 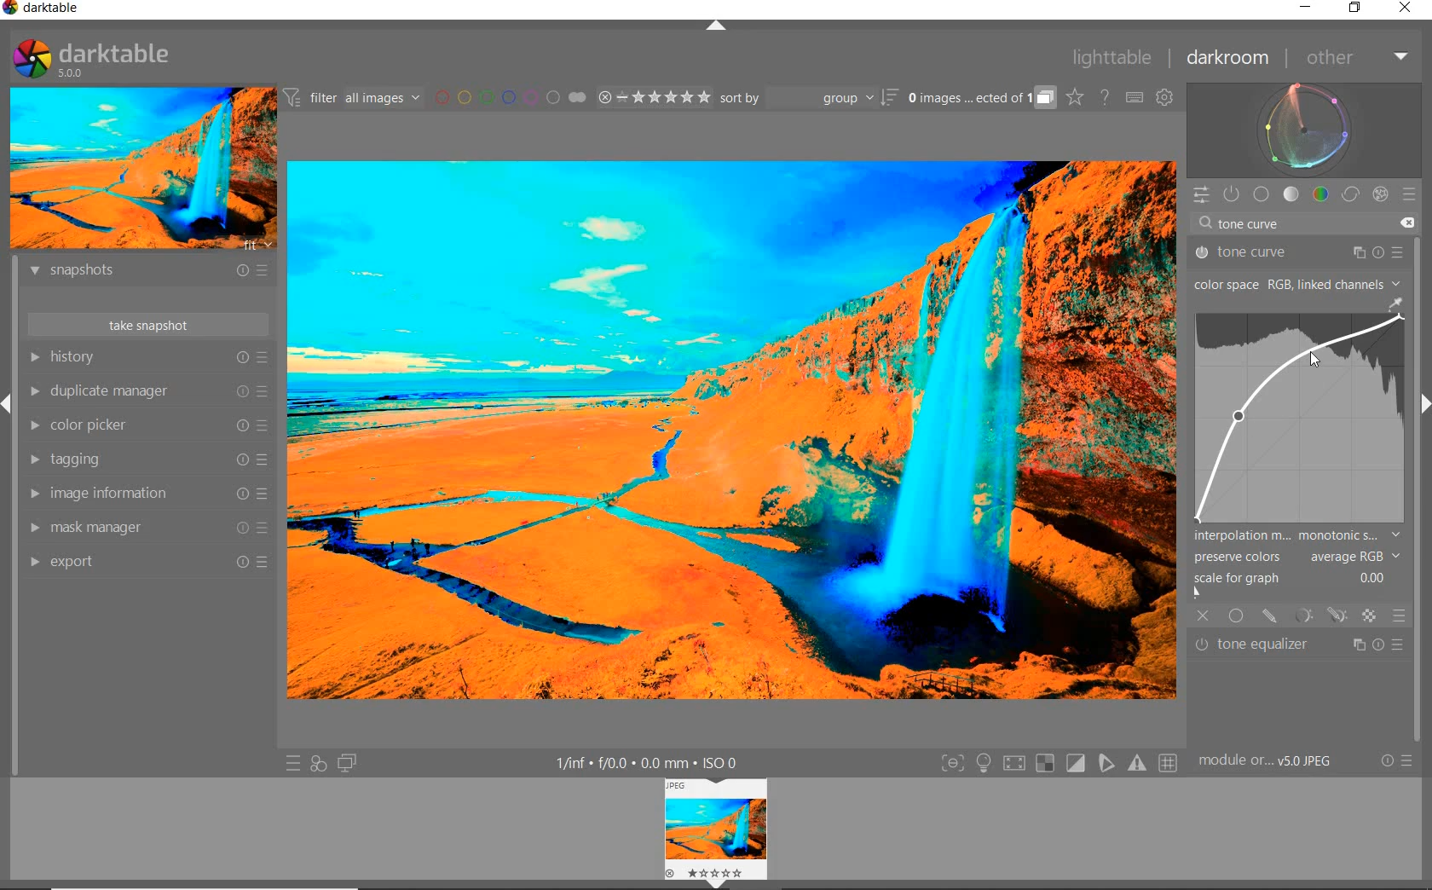 I want to click on EXPAND GROUPED IMAGES, so click(x=982, y=98).